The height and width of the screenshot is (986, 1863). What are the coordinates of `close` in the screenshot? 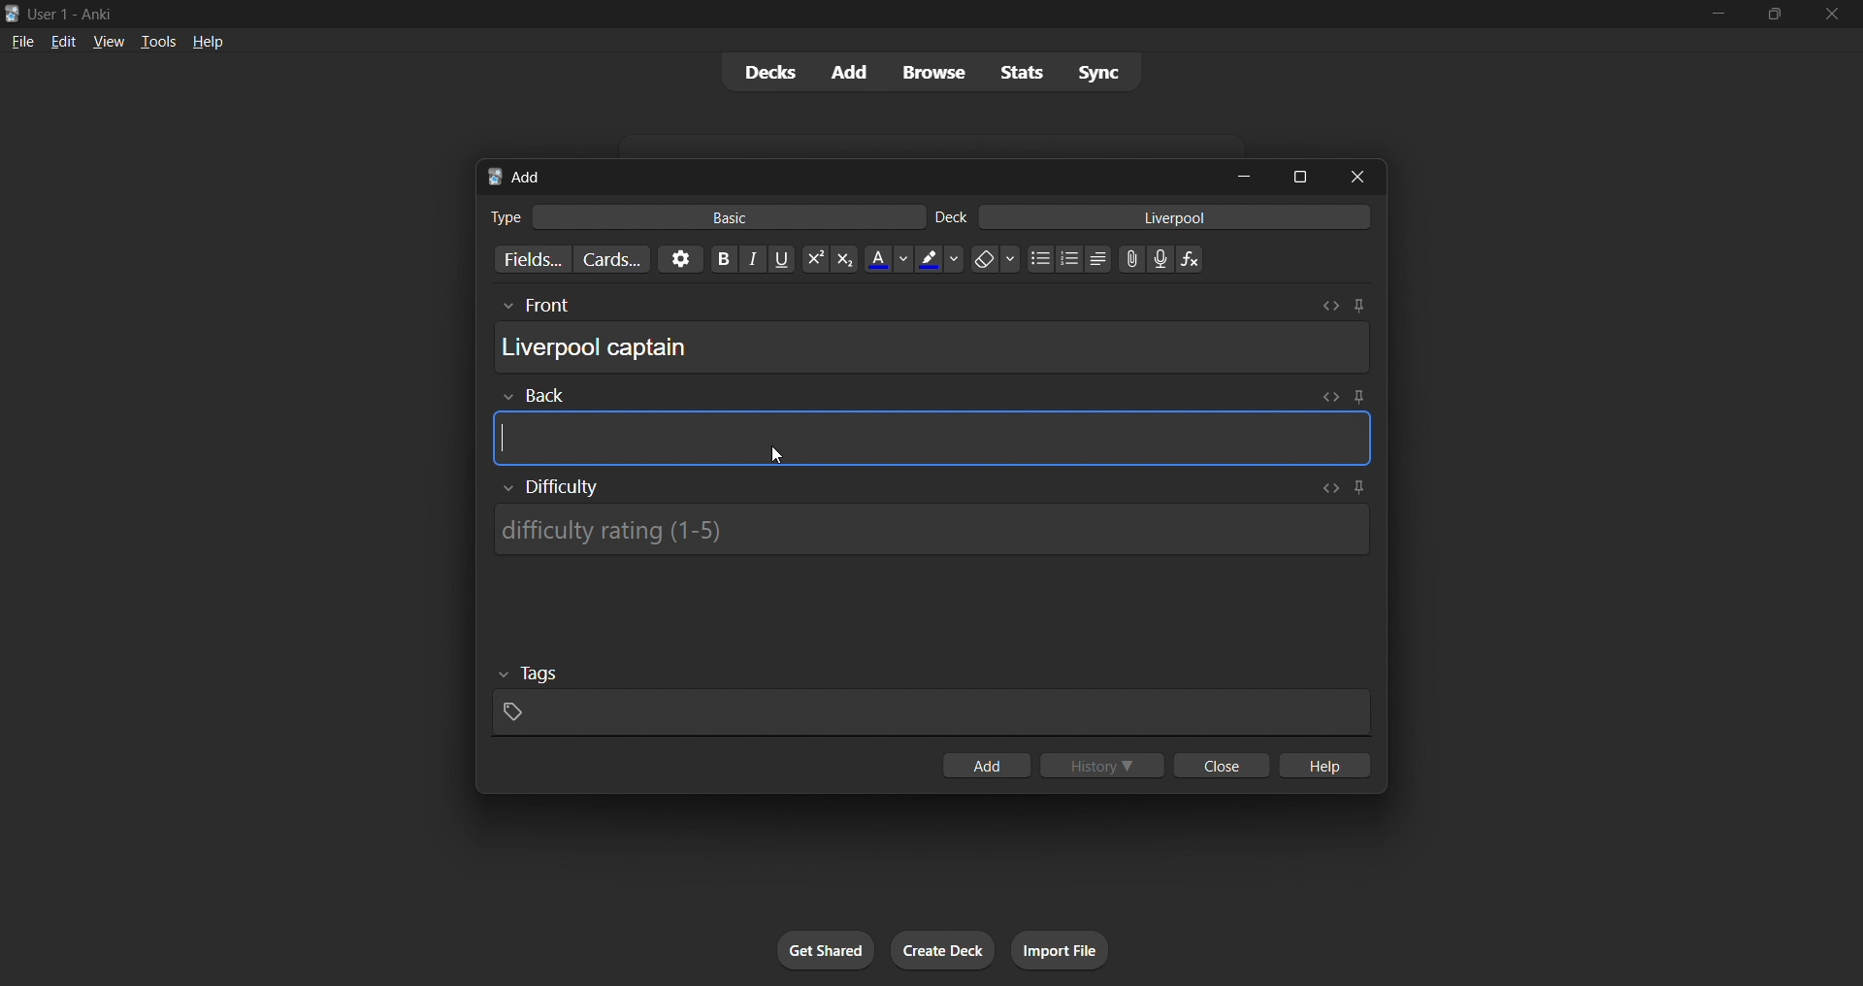 It's located at (1832, 15).